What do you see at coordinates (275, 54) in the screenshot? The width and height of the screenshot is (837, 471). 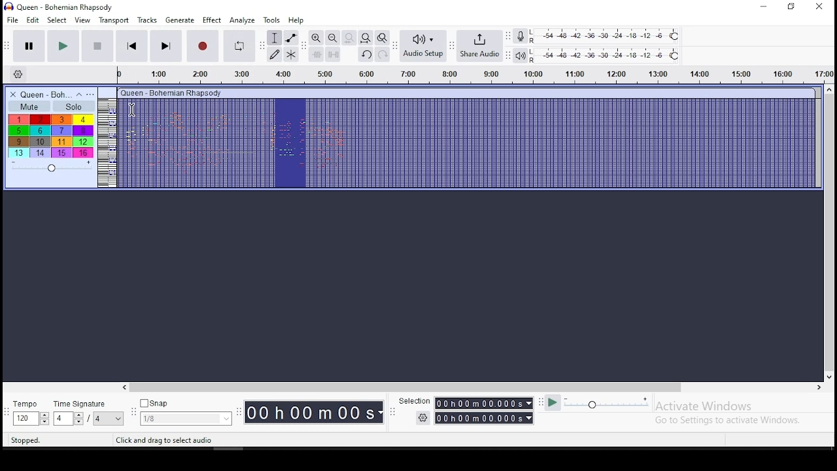 I see `draw tool` at bounding box center [275, 54].